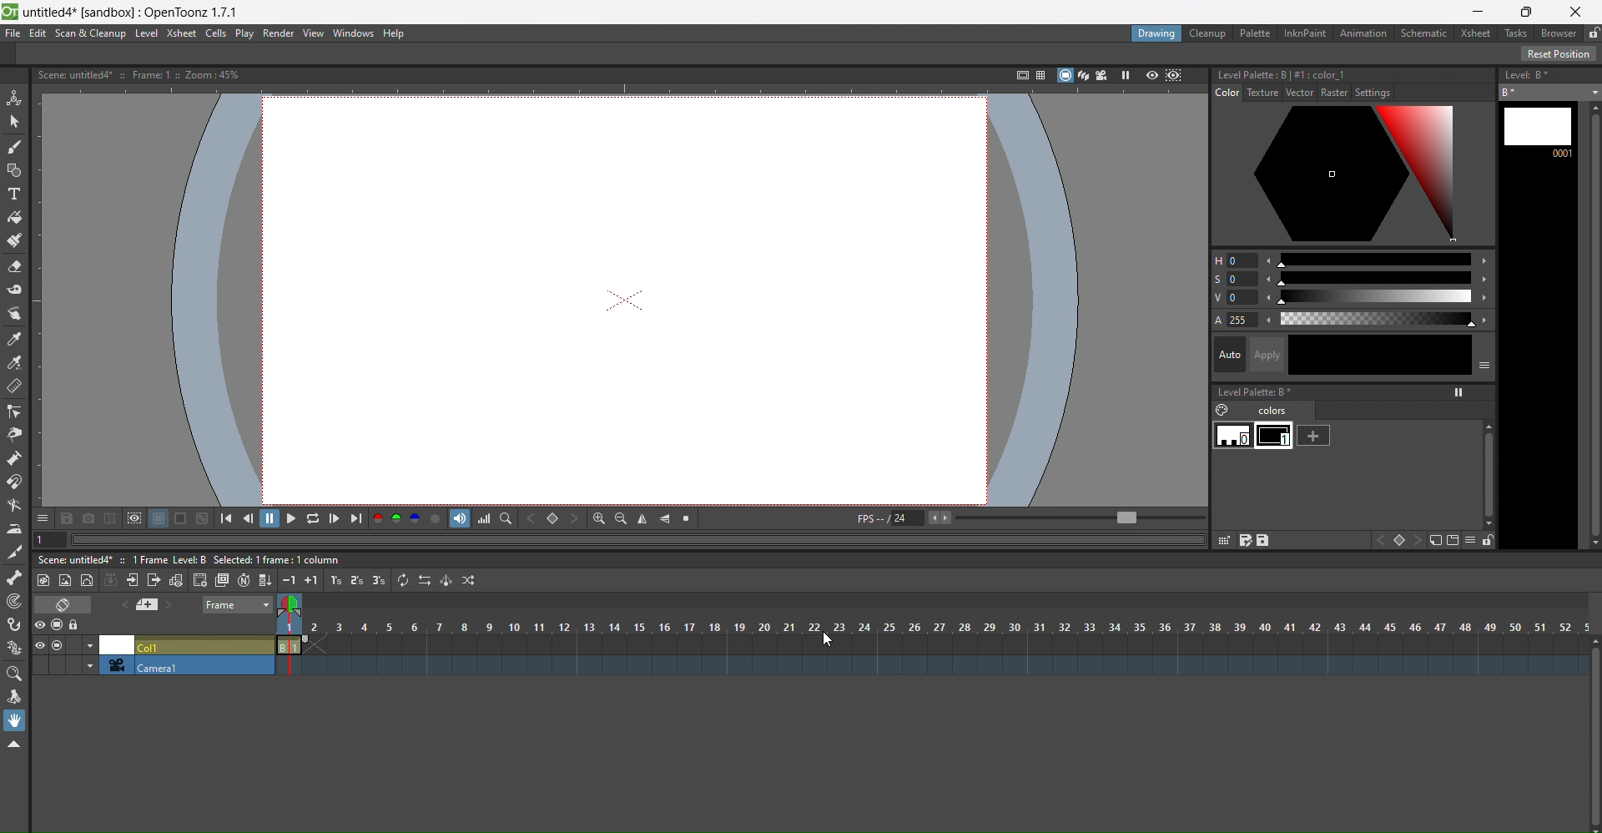 This screenshot has height=833, width=1602. I want to click on alpha chanel, so click(436, 517).